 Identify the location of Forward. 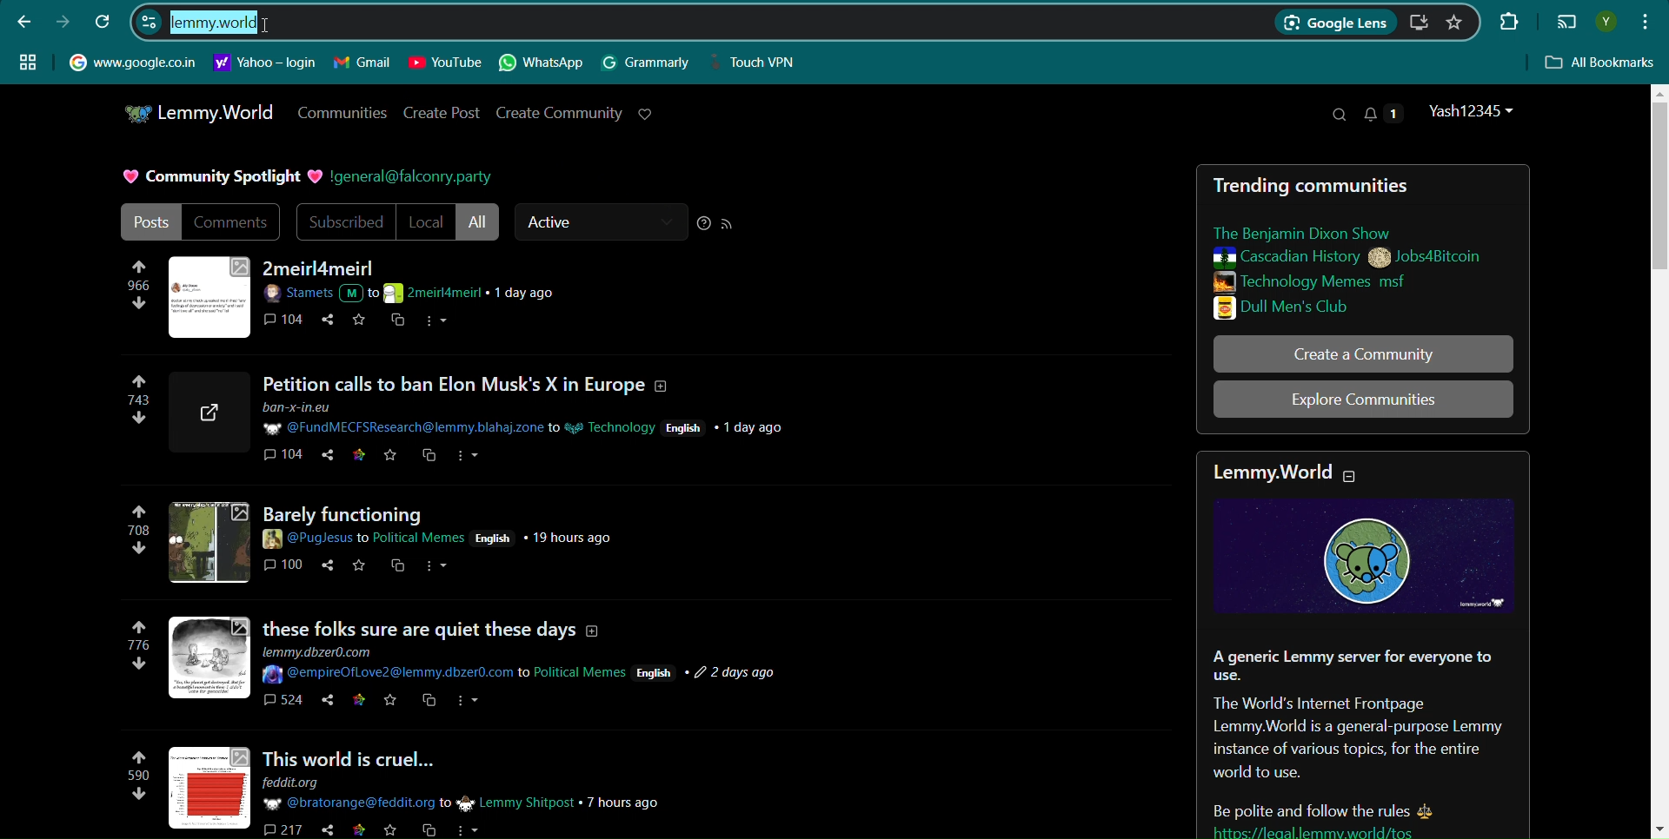
(63, 22).